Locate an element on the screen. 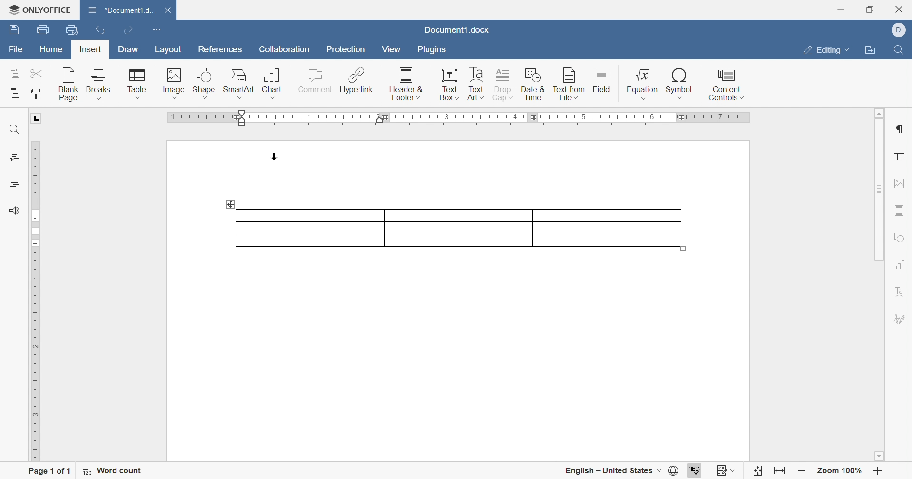 The width and height of the screenshot is (912, 479). Insert image is located at coordinates (173, 82).